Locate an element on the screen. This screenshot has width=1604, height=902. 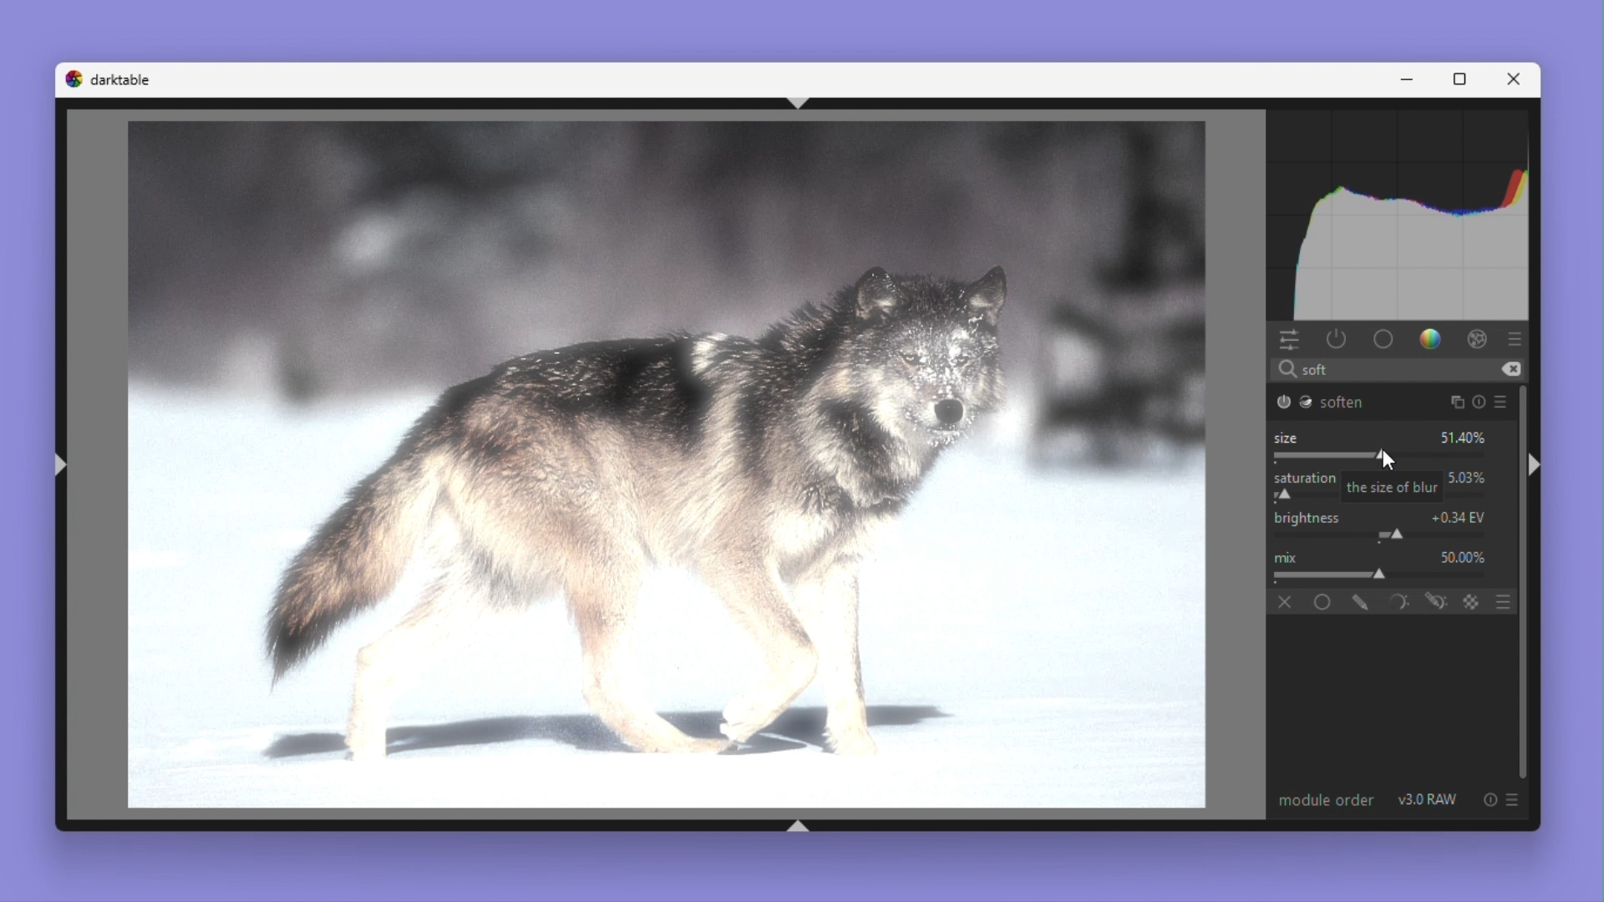
size is located at coordinates (1286, 437).